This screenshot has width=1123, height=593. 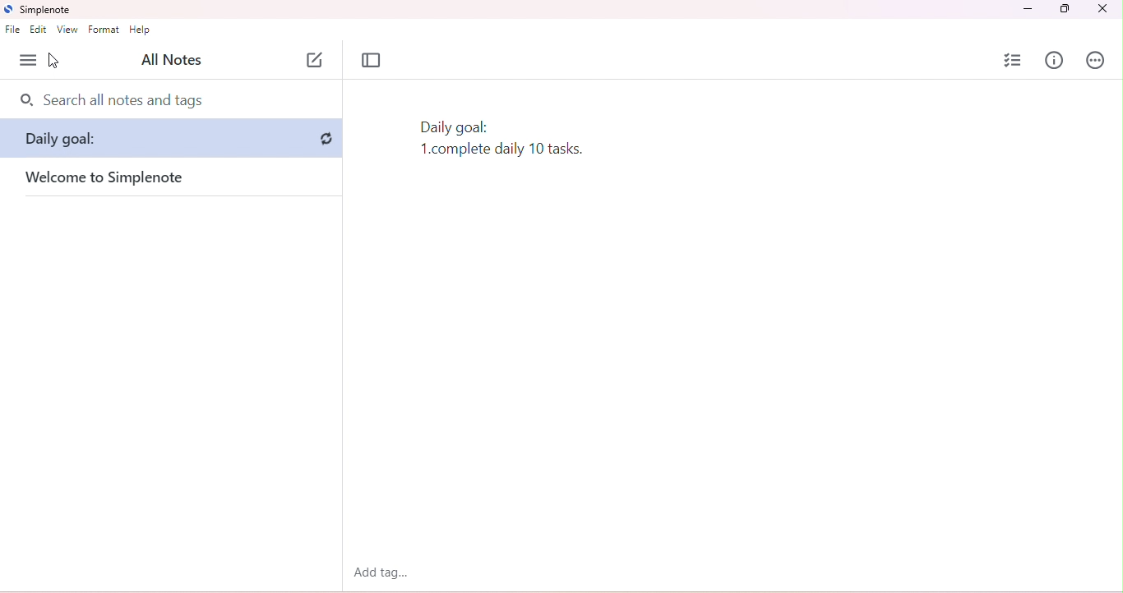 I want to click on simplenote, so click(x=45, y=11).